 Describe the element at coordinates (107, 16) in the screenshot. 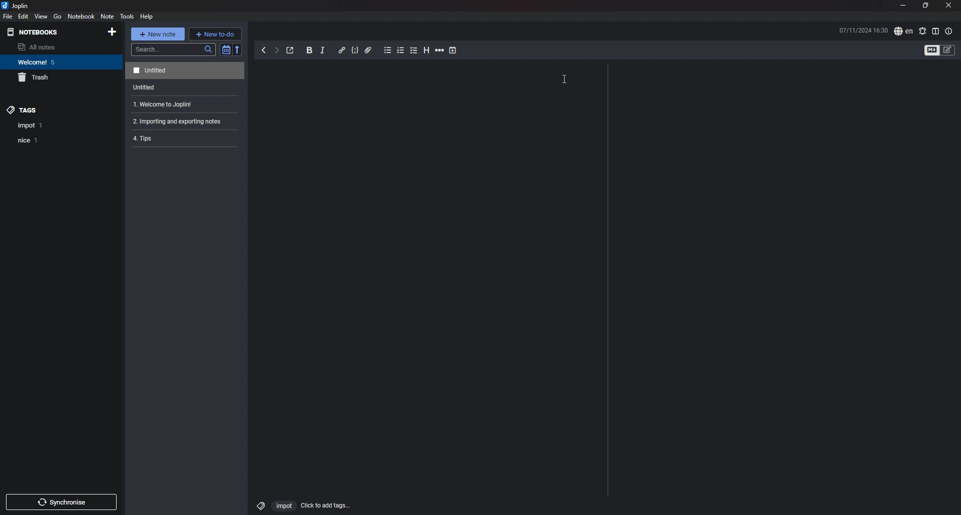

I see `note` at that location.